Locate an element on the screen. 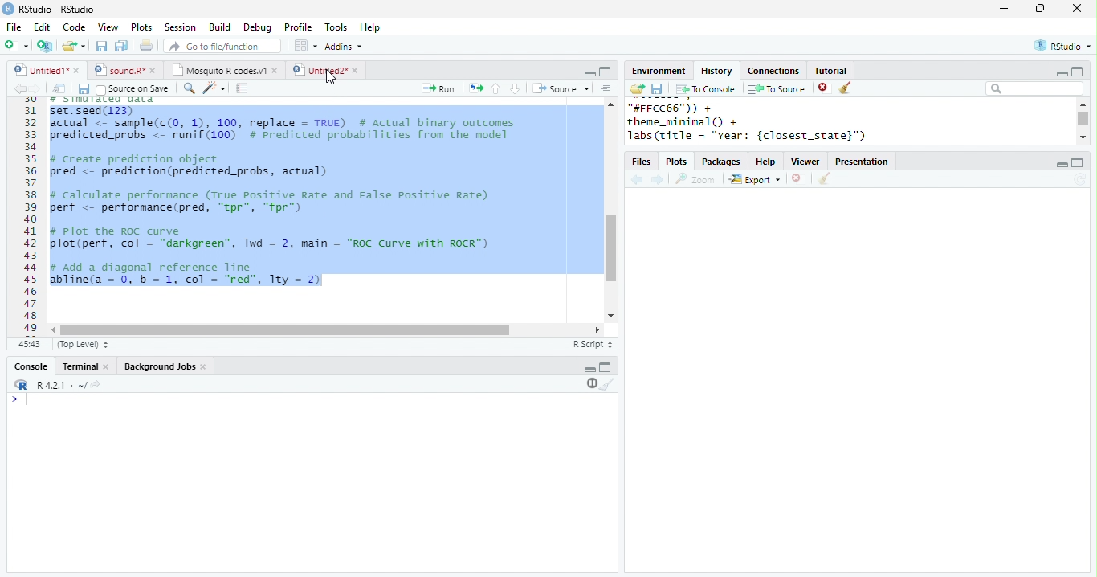 This screenshot has width=1097, height=577. Source is located at coordinates (562, 88).